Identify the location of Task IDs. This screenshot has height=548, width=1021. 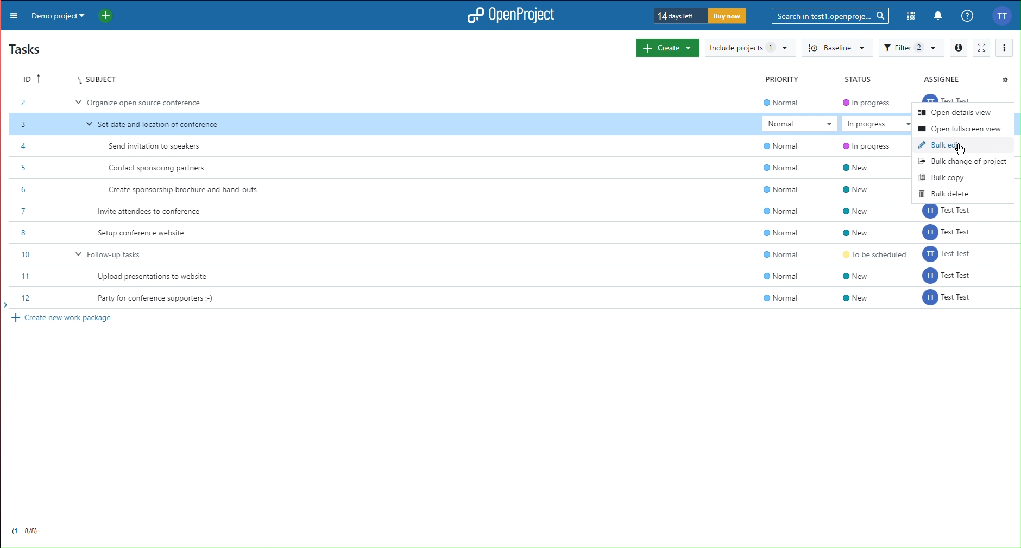
(30, 201).